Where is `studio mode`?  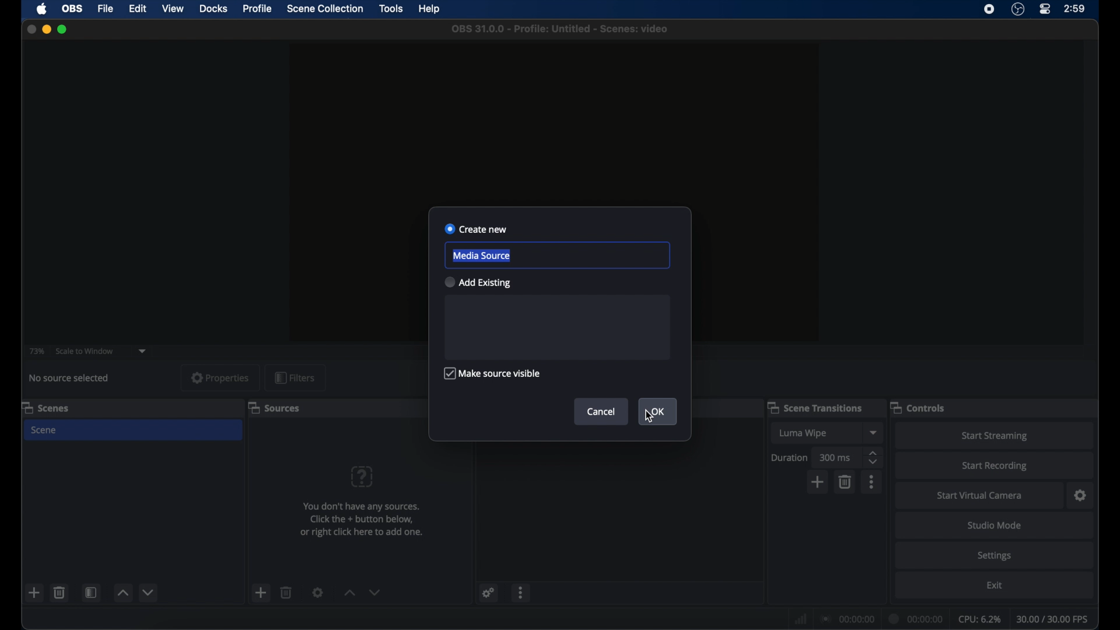
studio mode is located at coordinates (993, 526).